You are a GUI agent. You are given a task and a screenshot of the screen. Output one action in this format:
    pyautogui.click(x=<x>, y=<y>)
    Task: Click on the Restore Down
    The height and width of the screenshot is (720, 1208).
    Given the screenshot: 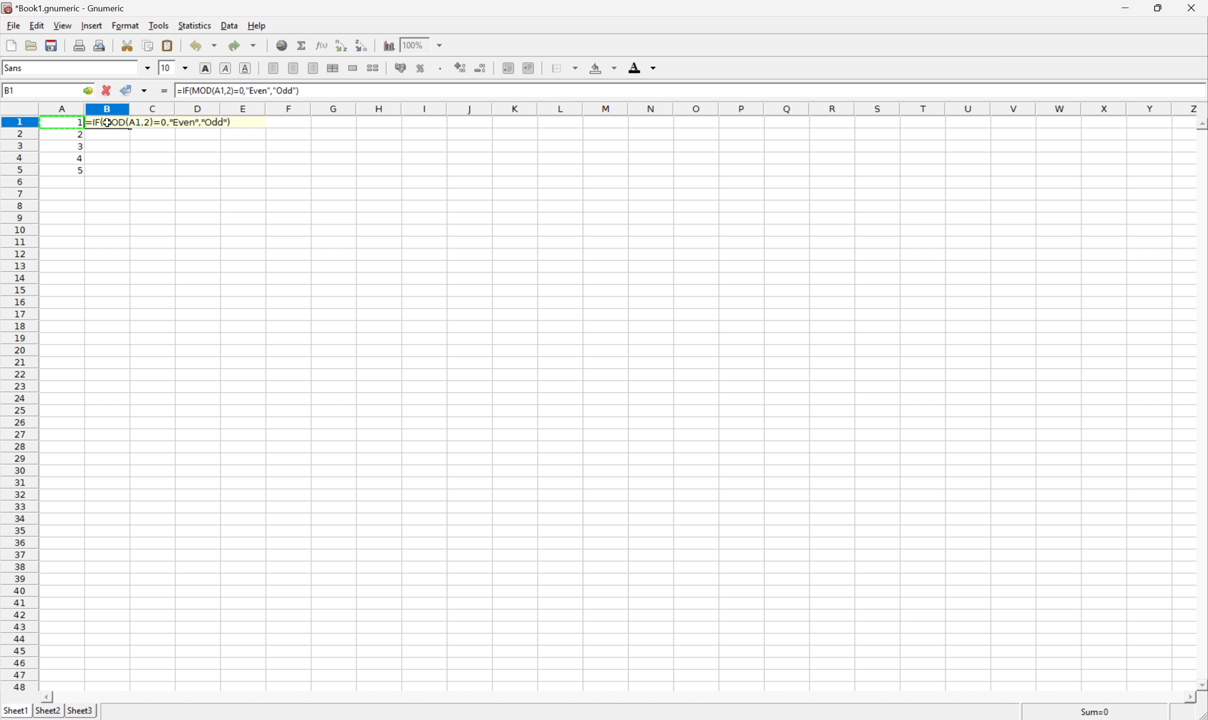 What is the action you would take?
    pyautogui.click(x=1160, y=6)
    